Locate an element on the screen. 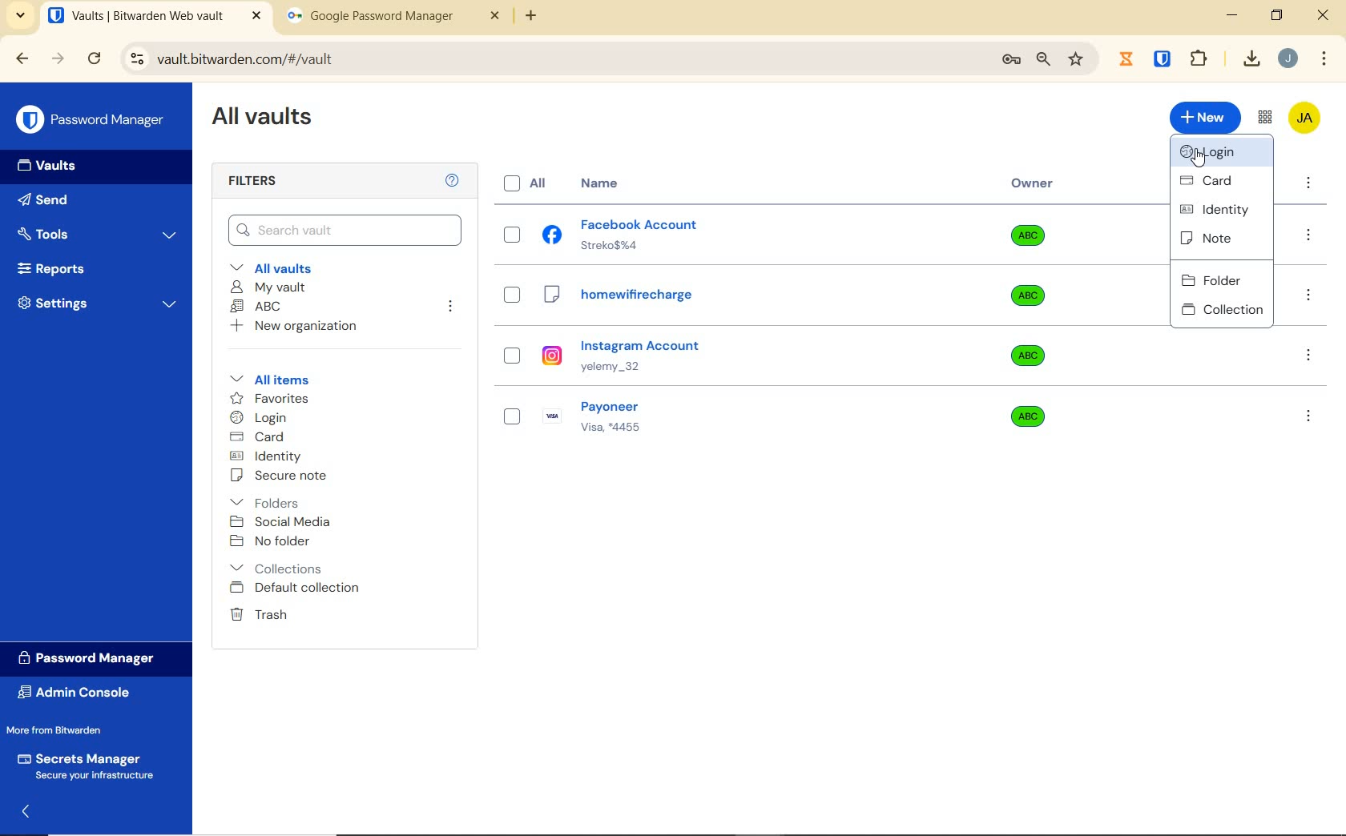  reload is located at coordinates (94, 60).